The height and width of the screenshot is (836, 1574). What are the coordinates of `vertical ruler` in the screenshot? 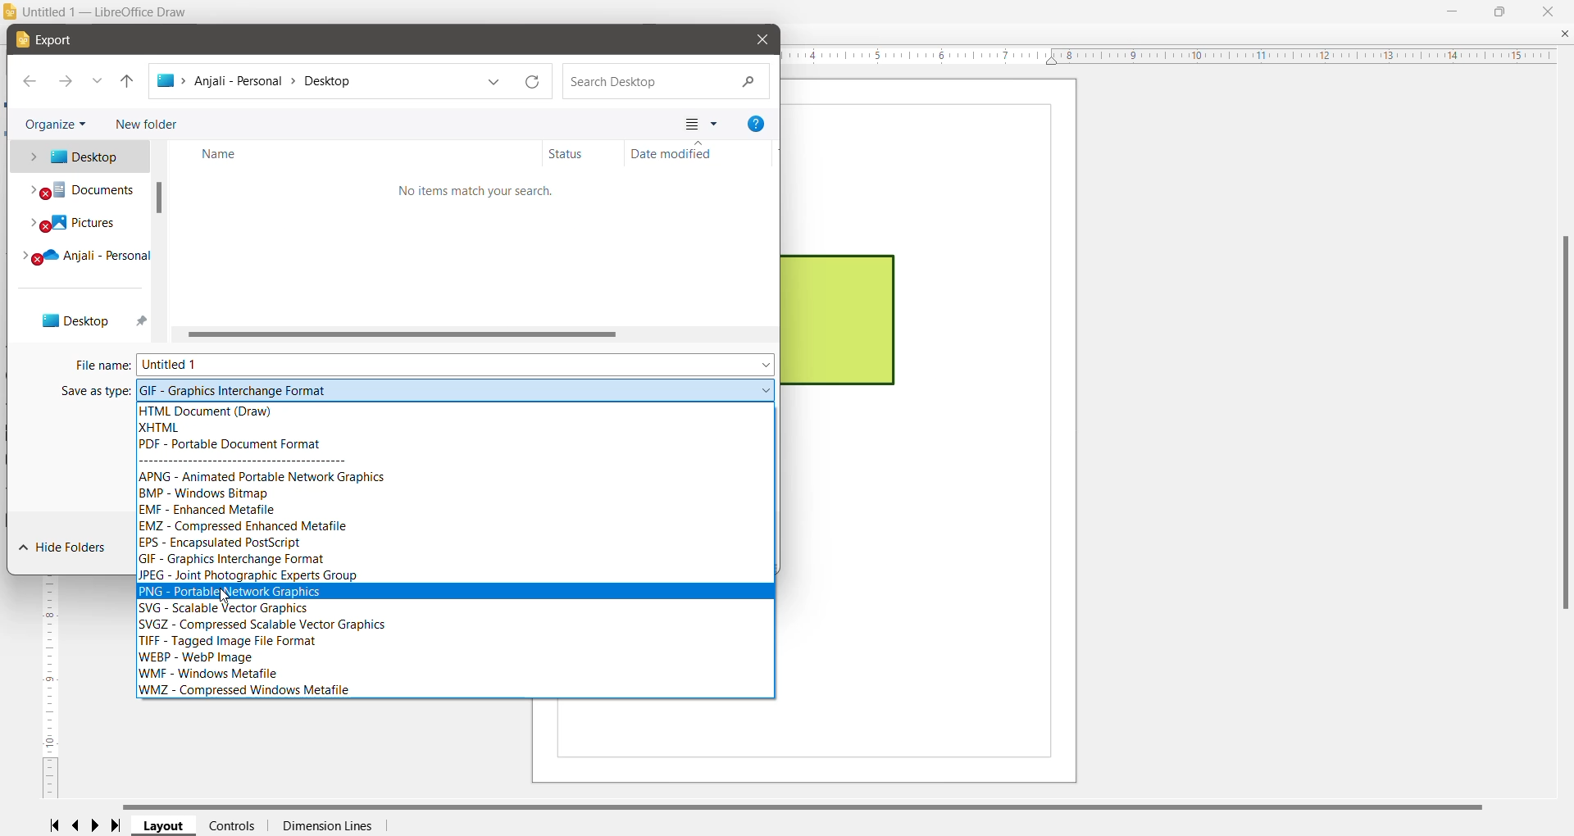 It's located at (47, 689).